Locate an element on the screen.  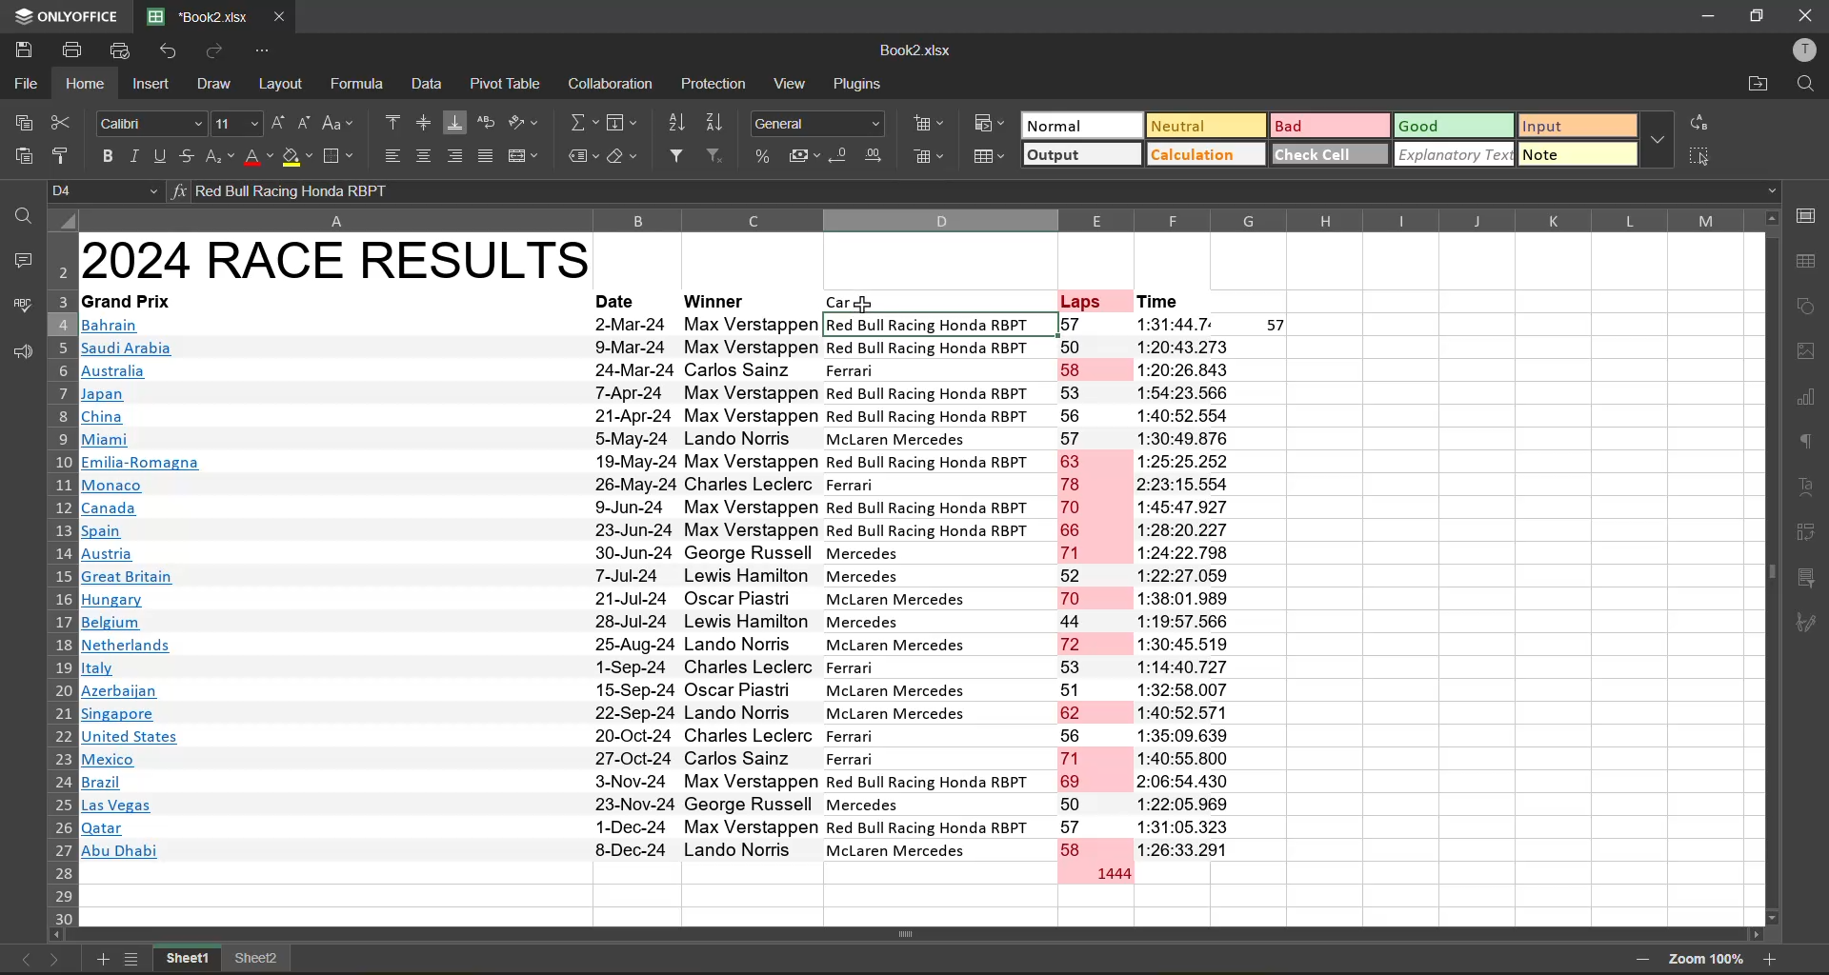
sheet names is located at coordinates (224, 956).